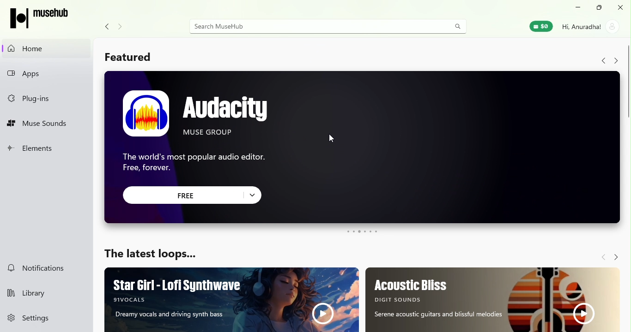 The height and width of the screenshot is (332, 631). I want to click on cursor, so click(329, 136).